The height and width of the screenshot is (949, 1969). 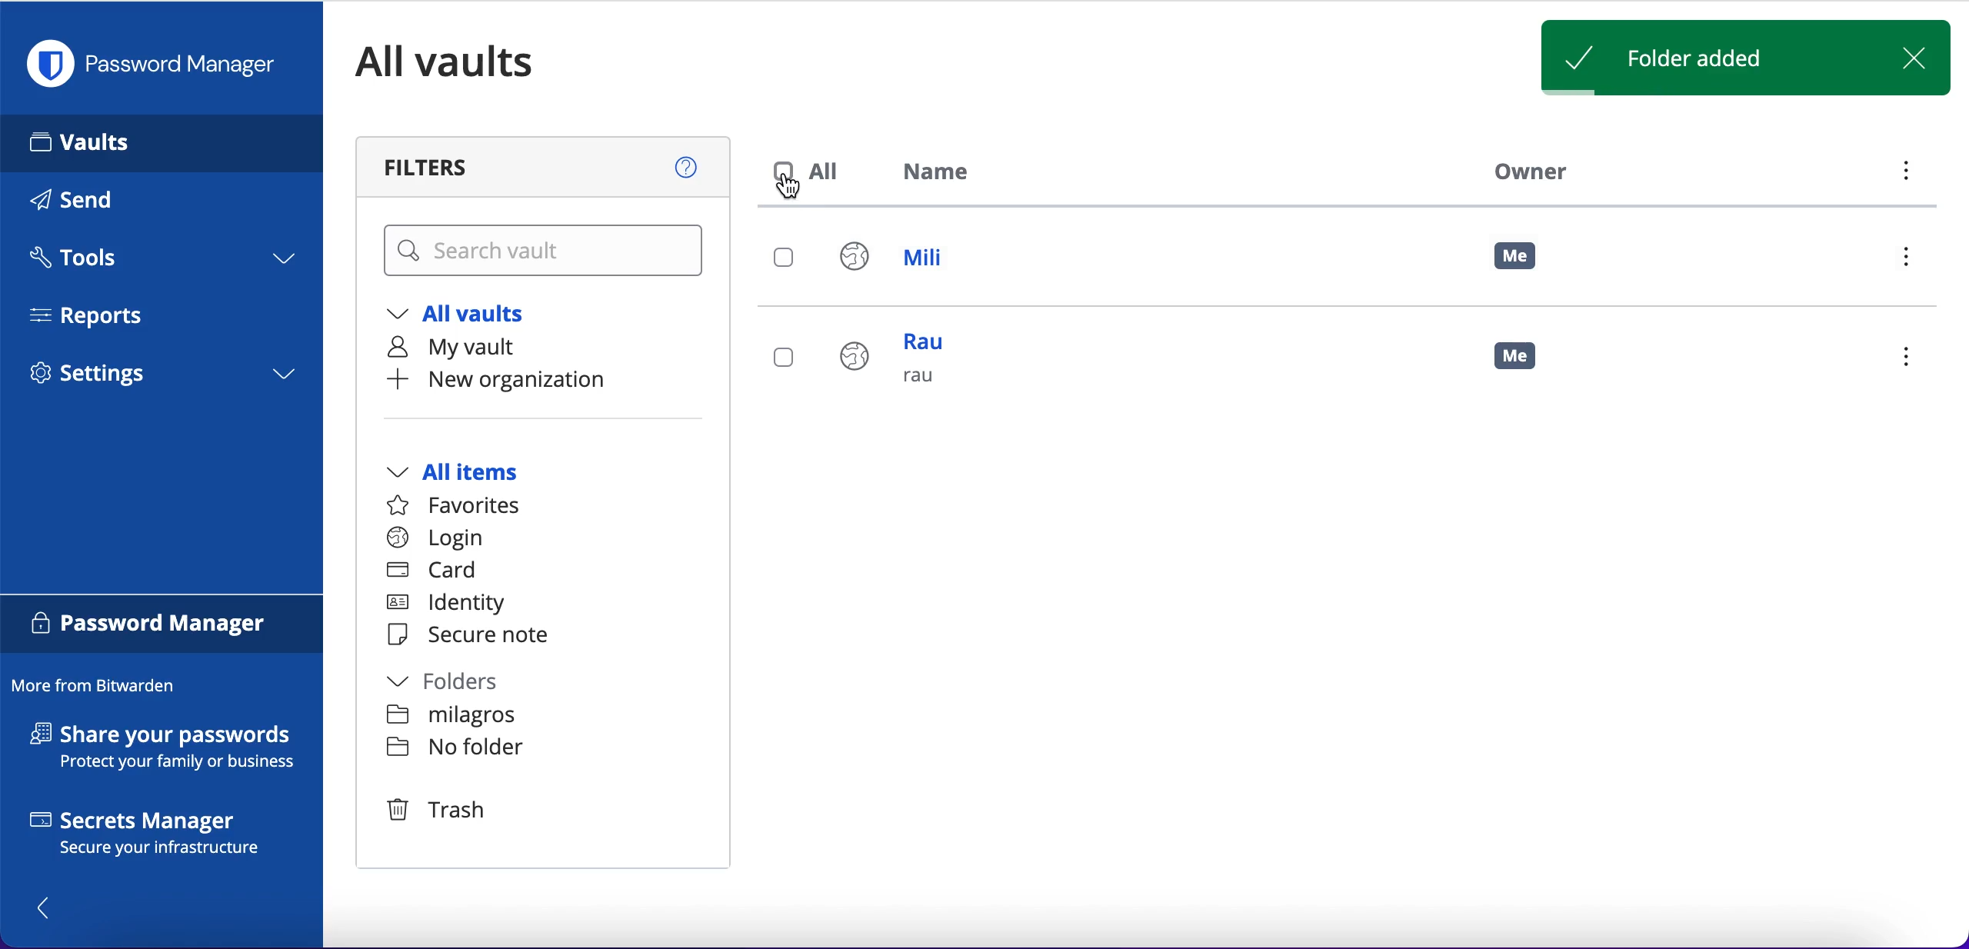 I want to click on login, so click(x=435, y=538).